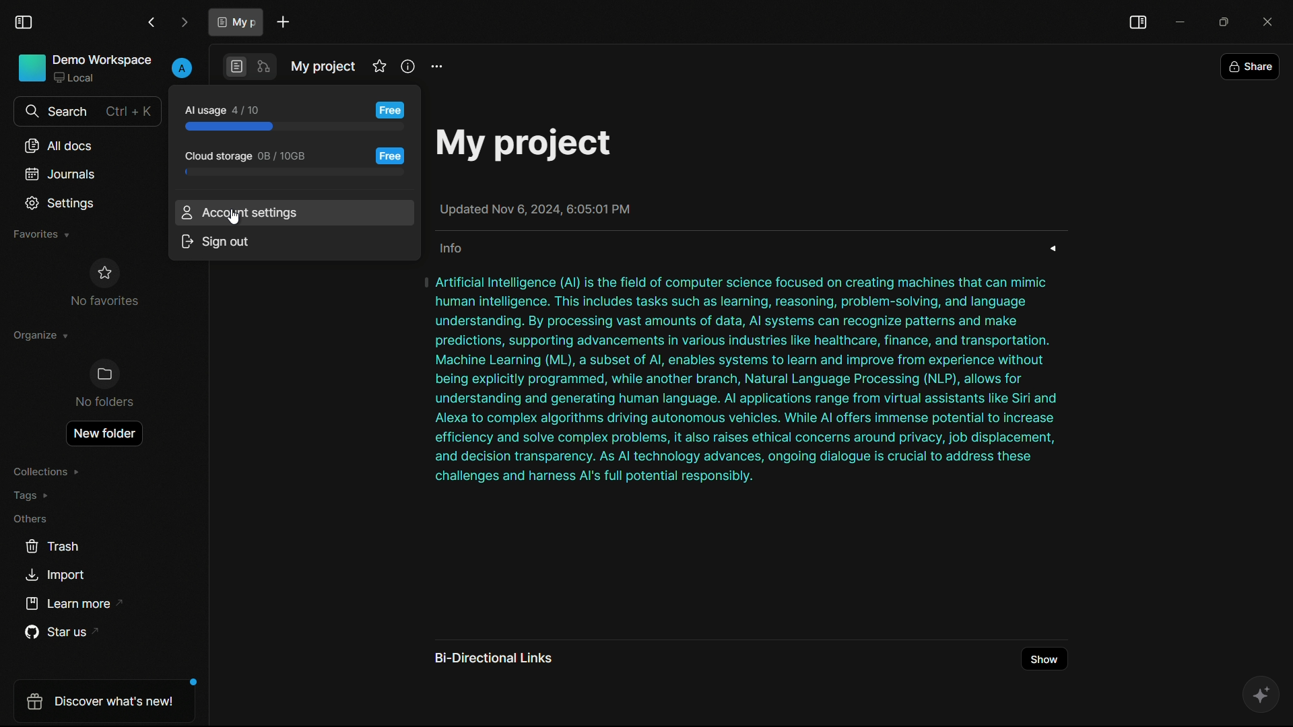 The height and width of the screenshot is (727, 1293). Describe the element at coordinates (383, 67) in the screenshot. I see `favorites` at that location.